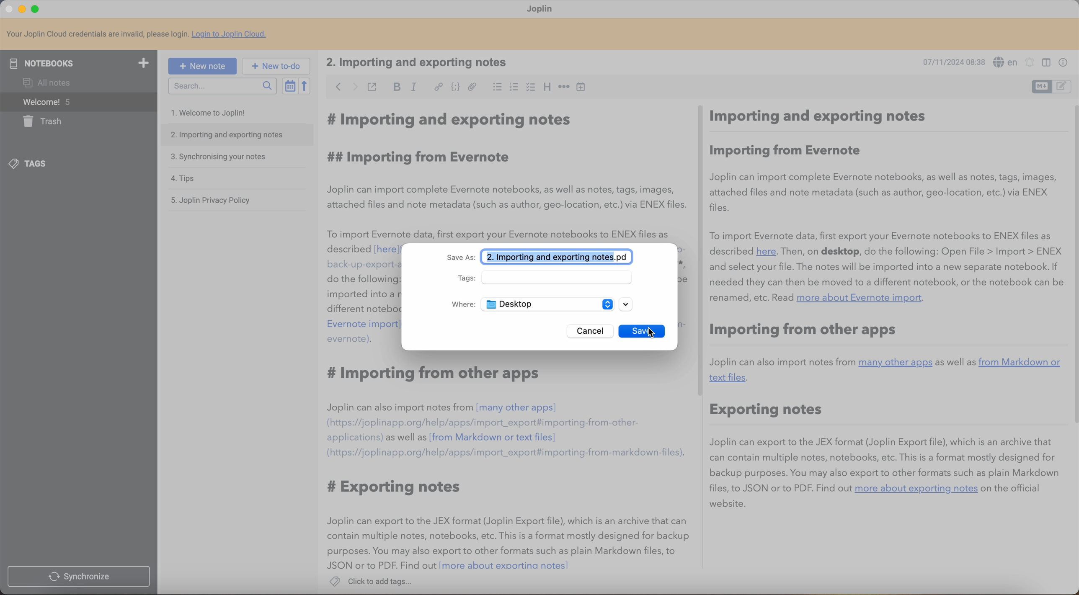  Describe the element at coordinates (547, 88) in the screenshot. I see `heading` at that location.